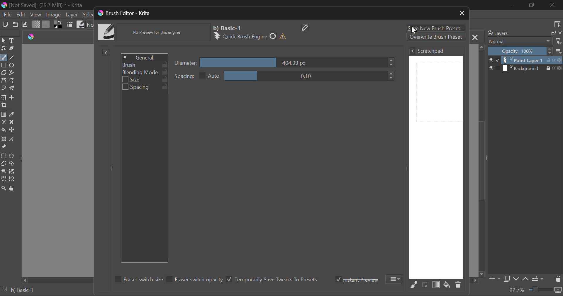  I want to click on Overwrite Brush Preset, so click(435, 37).